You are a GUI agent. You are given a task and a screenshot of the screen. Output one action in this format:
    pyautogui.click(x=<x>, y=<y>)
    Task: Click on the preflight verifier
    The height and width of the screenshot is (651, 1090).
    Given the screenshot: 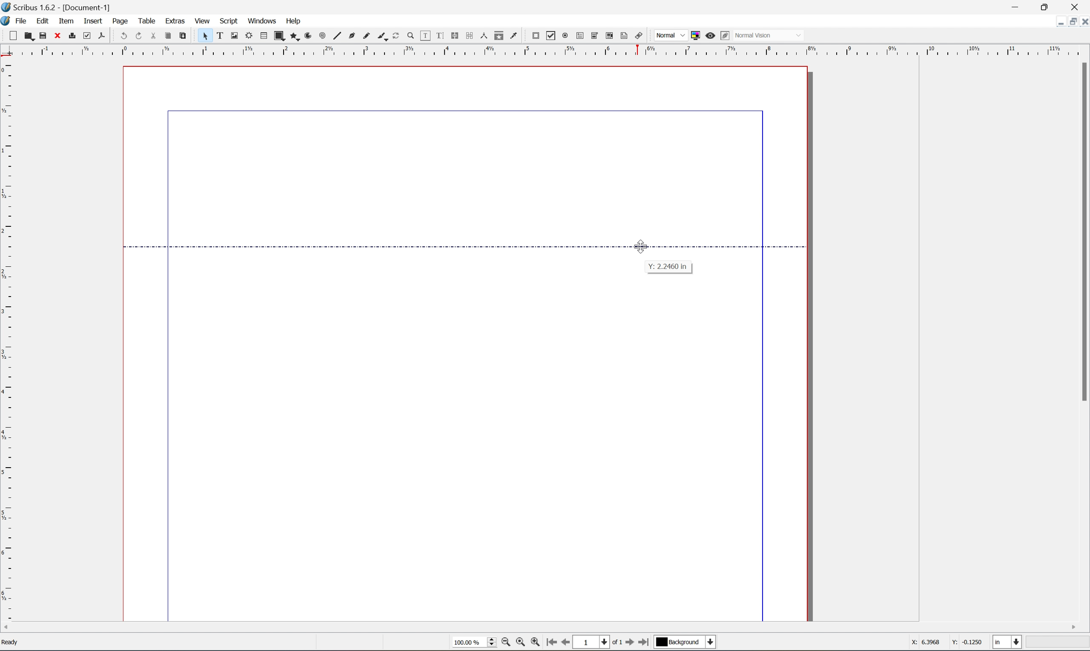 What is the action you would take?
    pyautogui.click(x=86, y=36)
    